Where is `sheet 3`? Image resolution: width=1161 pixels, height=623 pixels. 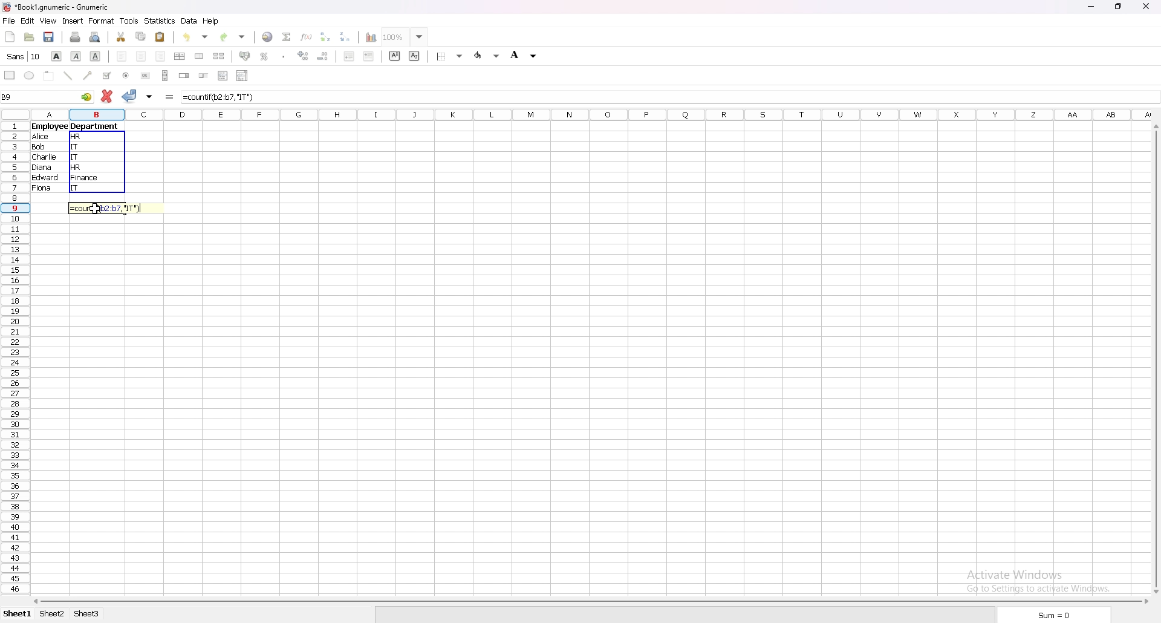 sheet 3 is located at coordinates (88, 614).